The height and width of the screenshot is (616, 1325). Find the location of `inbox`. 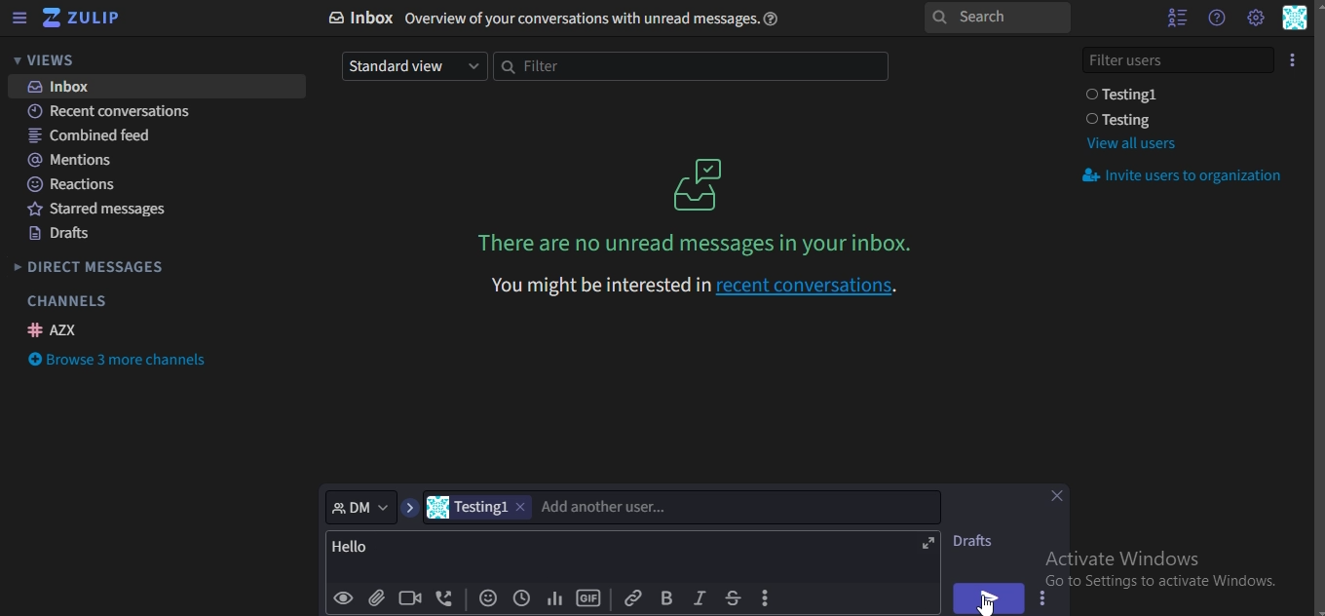

inbox is located at coordinates (562, 19).